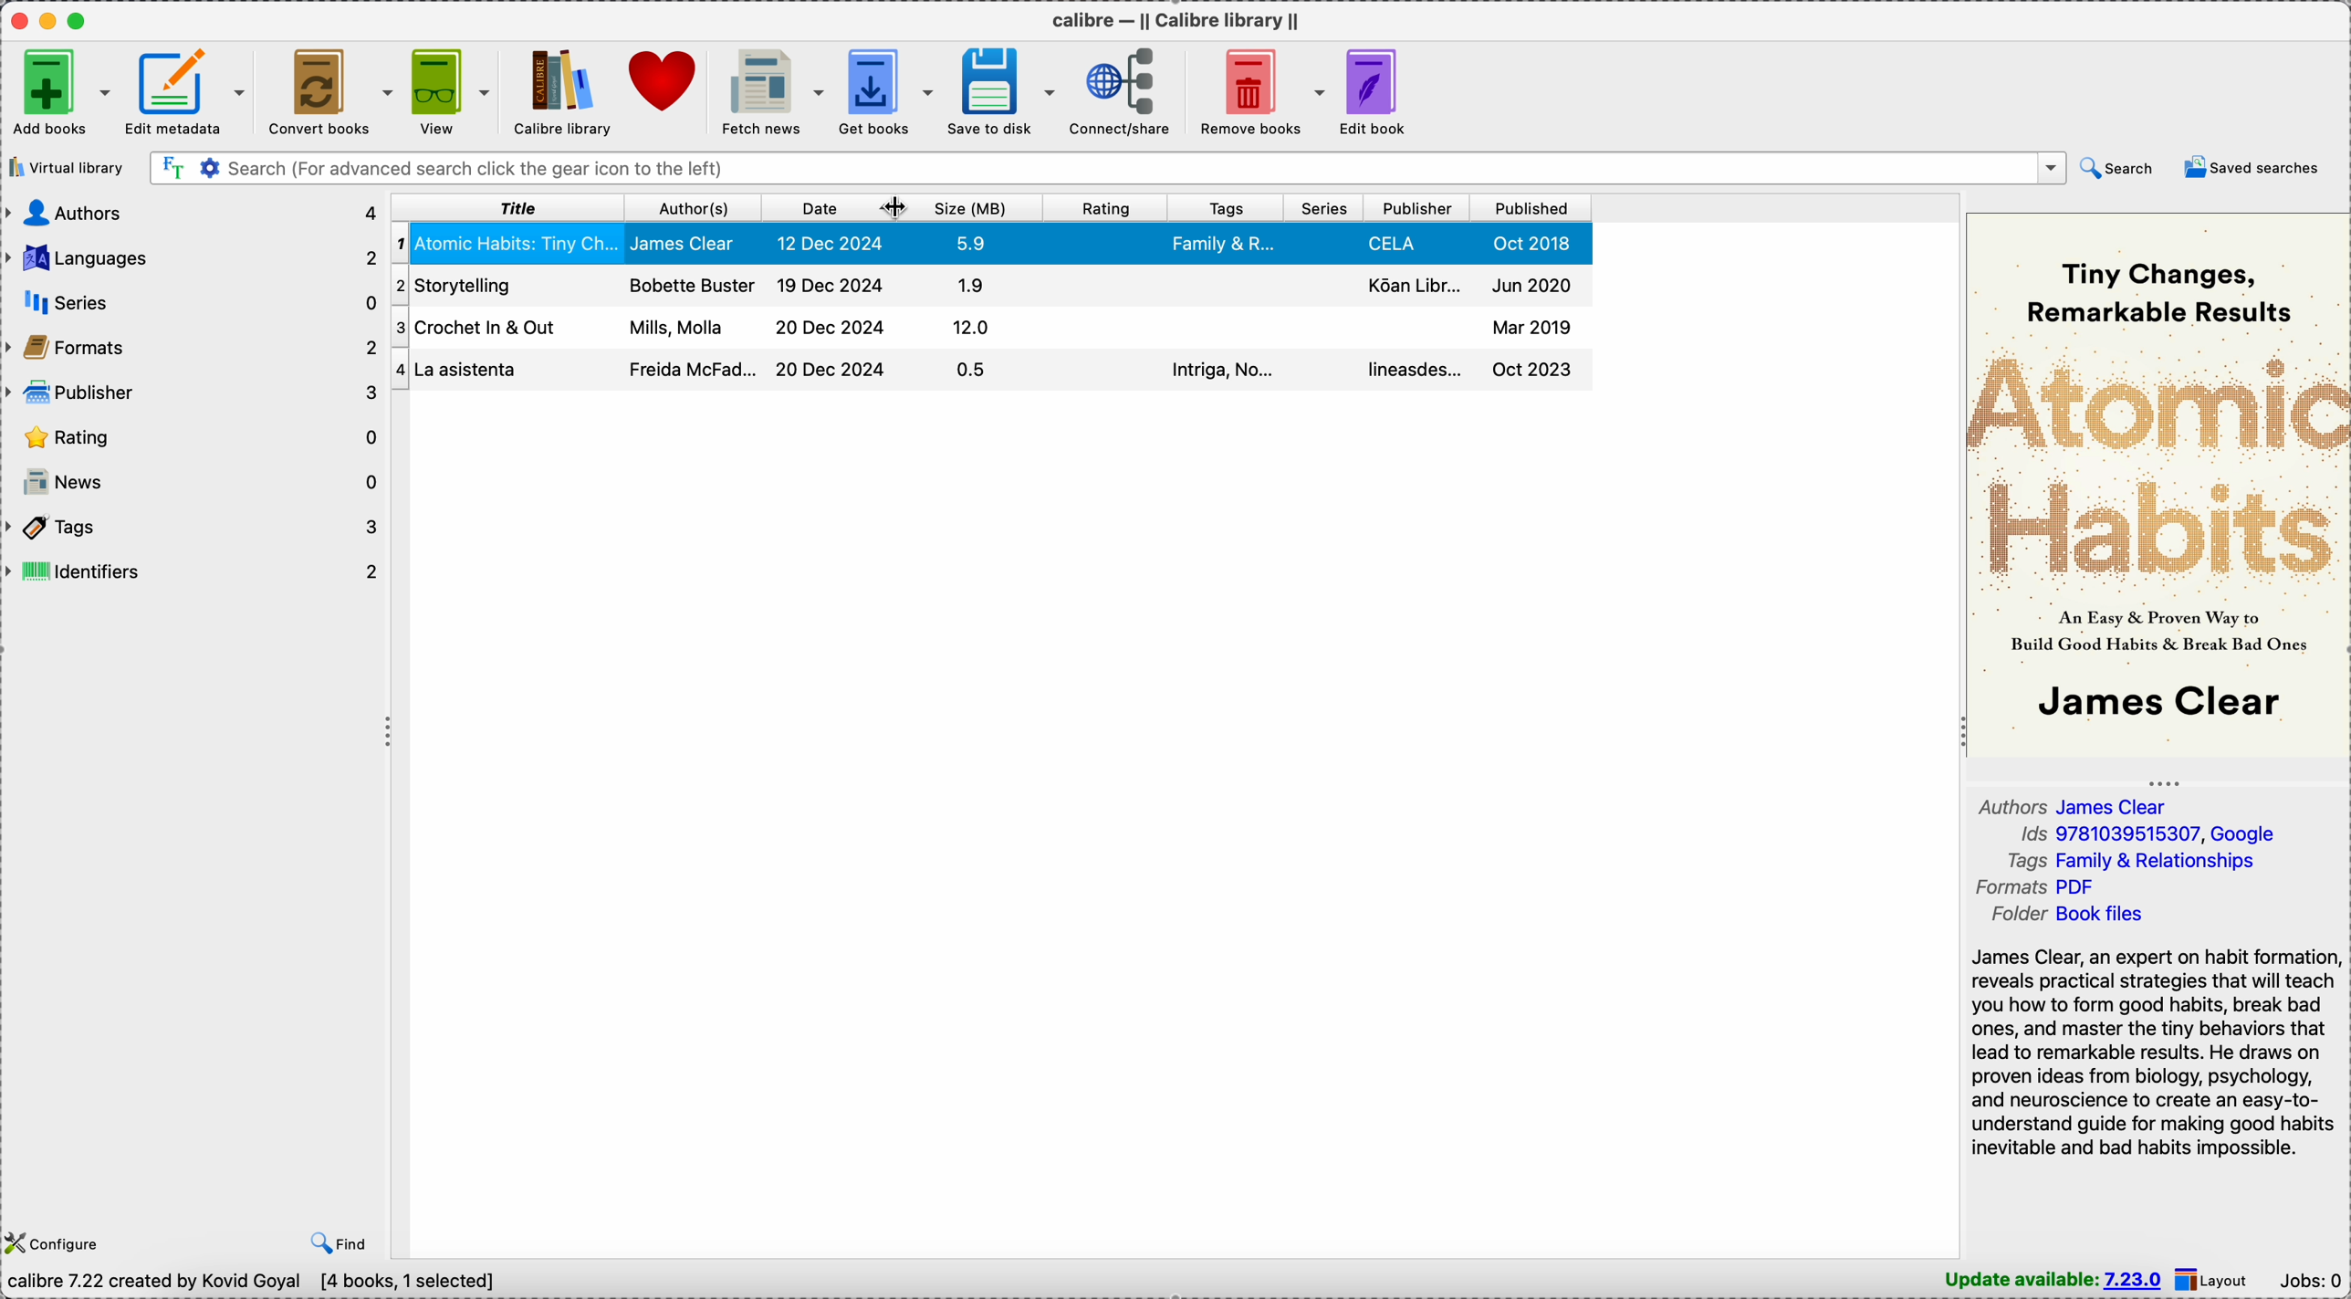 This screenshot has width=2351, height=1299. I want to click on Jobs: 0, so click(2310, 1280).